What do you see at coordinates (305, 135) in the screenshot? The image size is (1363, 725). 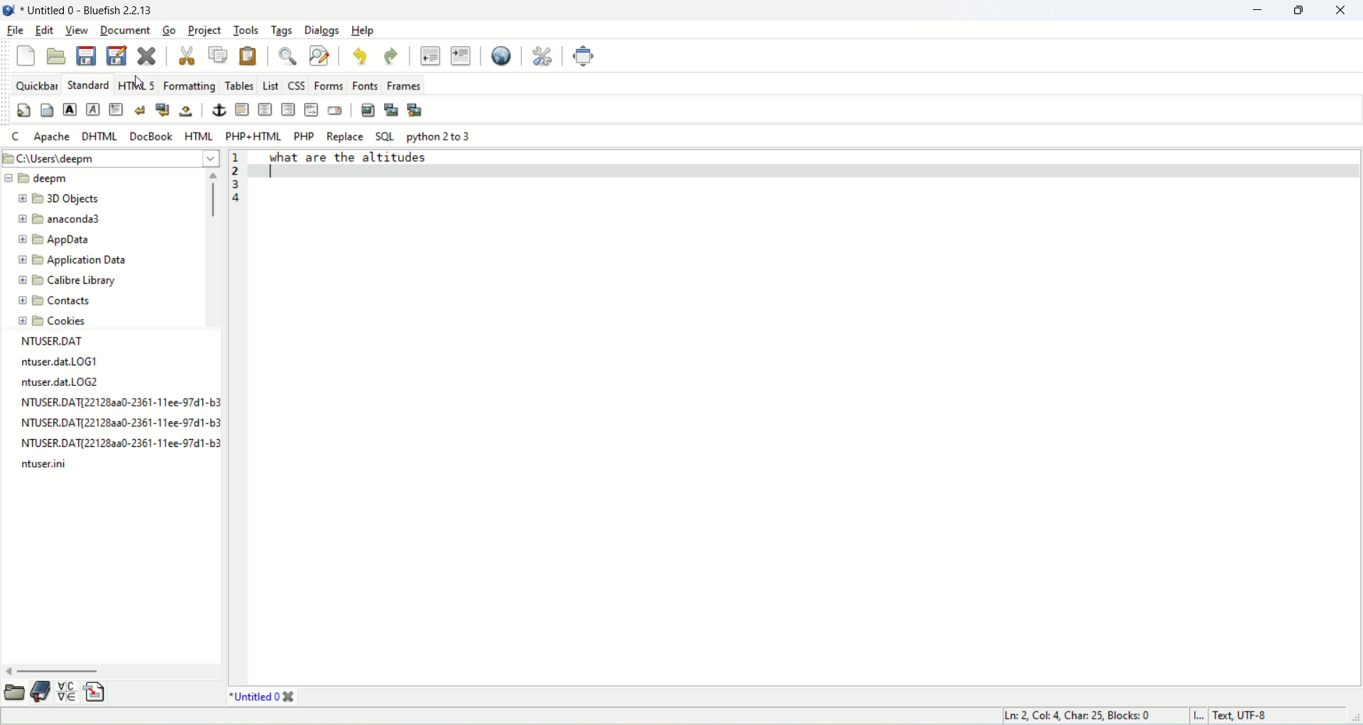 I see `PHP` at bounding box center [305, 135].